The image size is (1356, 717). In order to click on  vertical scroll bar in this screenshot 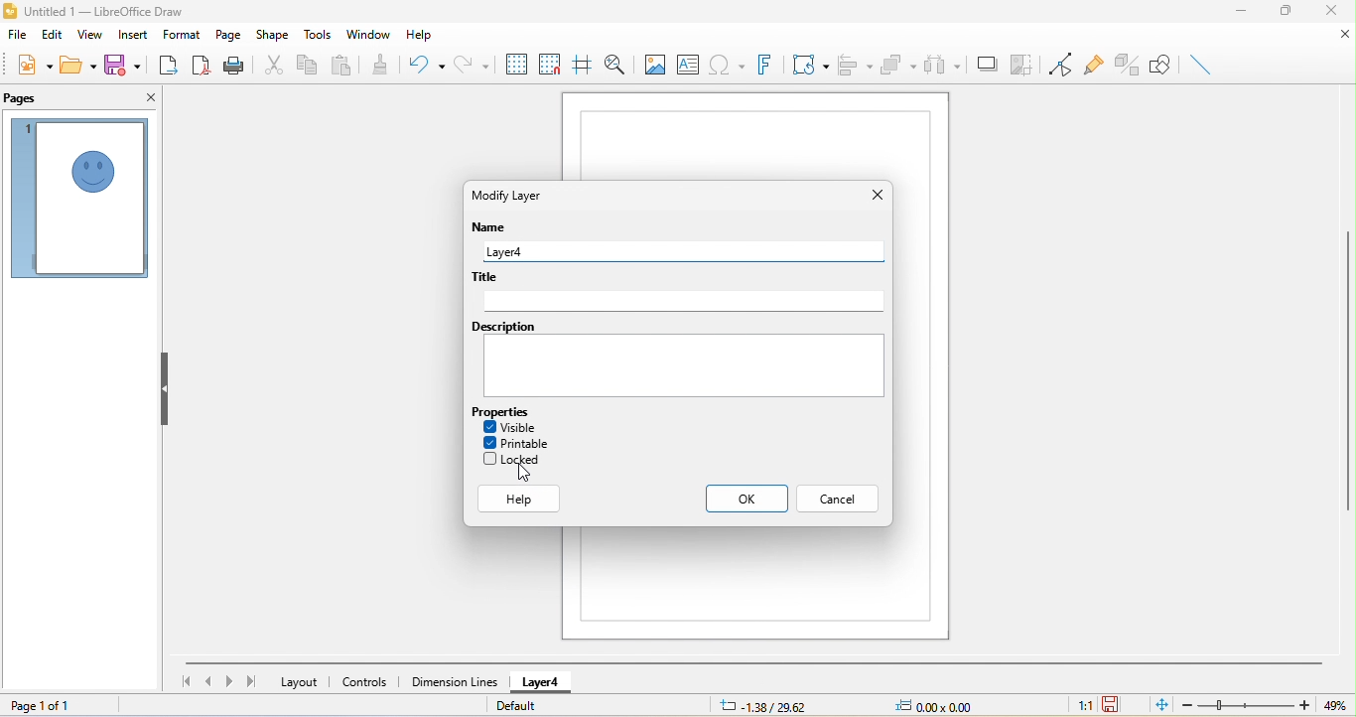, I will do `click(1347, 368)`.